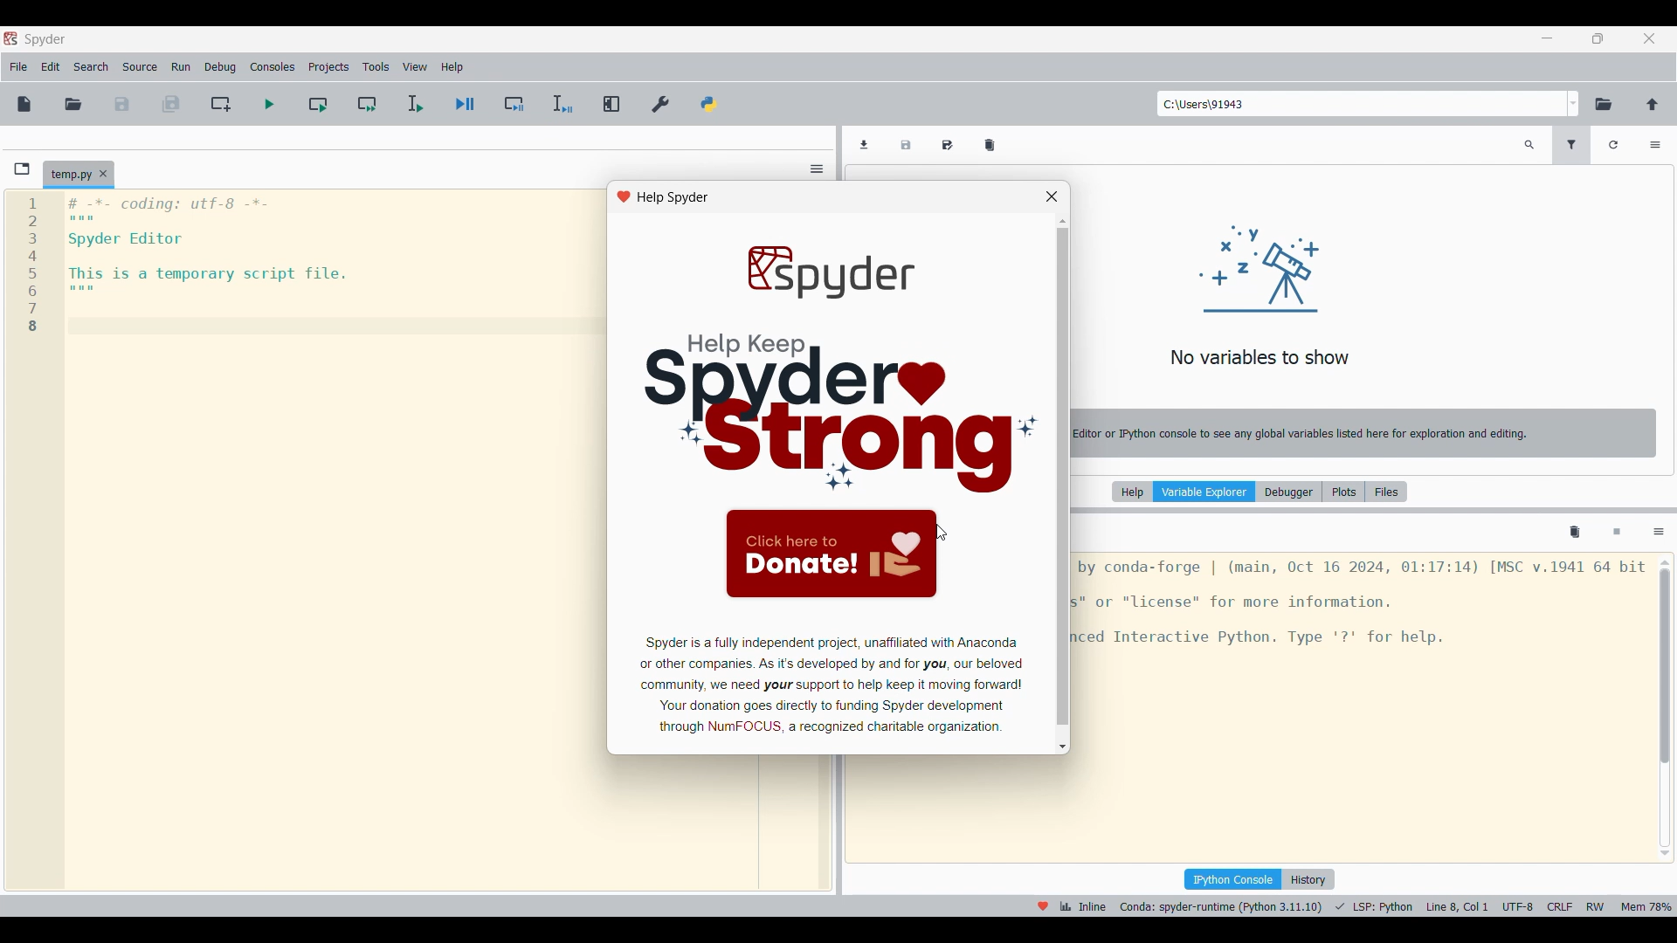 The height and width of the screenshot is (943, 1677). Describe the element at coordinates (1361, 104) in the screenshot. I see `Type in folder location` at that location.